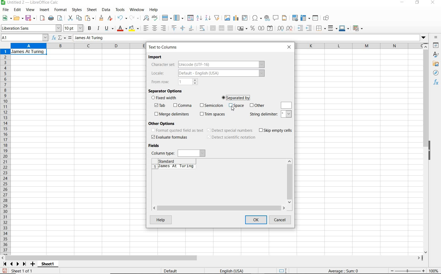 This screenshot has width=441, height=274. I want to click on increase indent, so click(301, 28).